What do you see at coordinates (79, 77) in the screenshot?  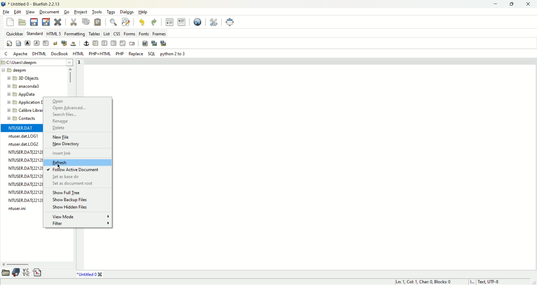 I see `line number` at bounding box center [79, 77].